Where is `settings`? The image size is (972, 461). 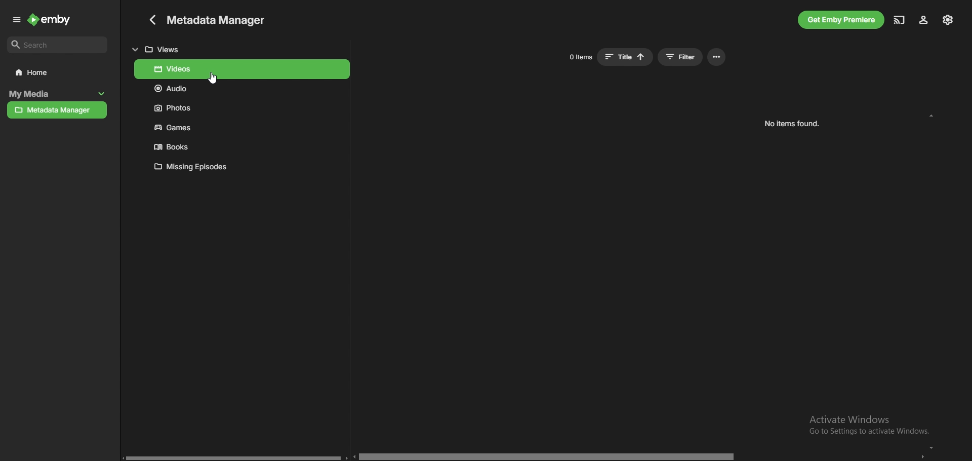
settings is located at coordinates (948, 20).